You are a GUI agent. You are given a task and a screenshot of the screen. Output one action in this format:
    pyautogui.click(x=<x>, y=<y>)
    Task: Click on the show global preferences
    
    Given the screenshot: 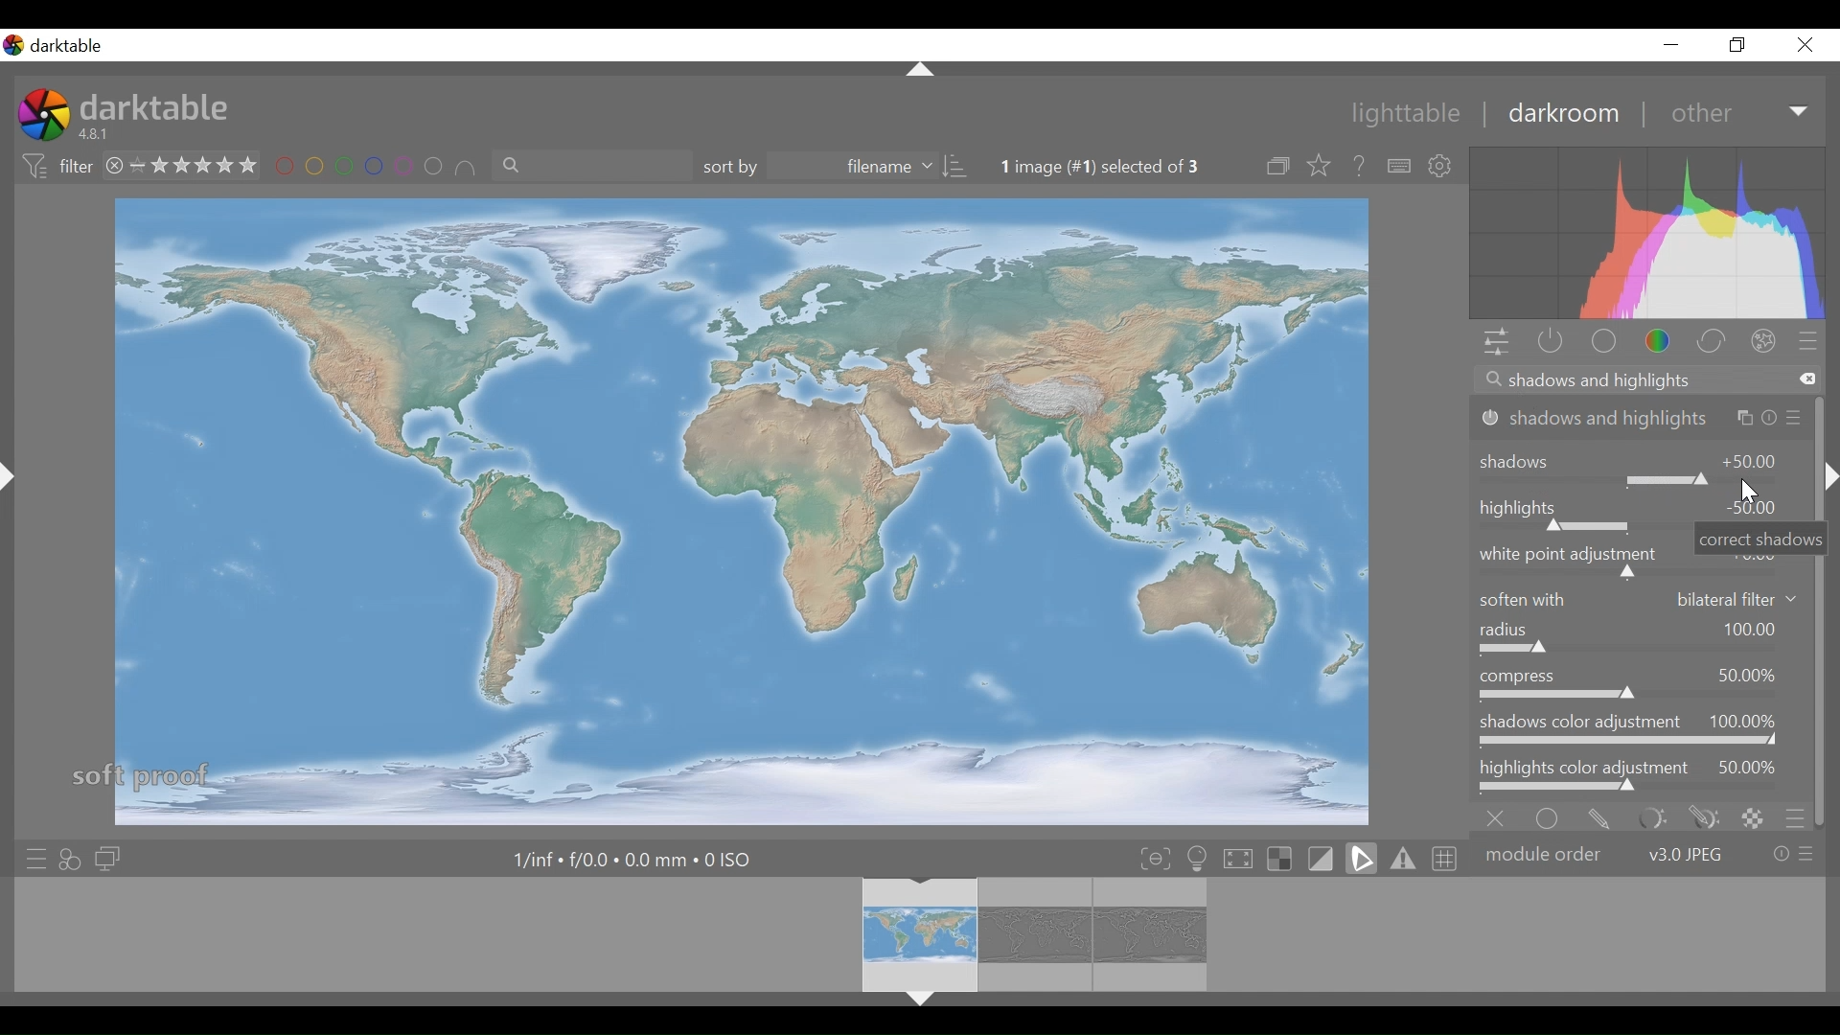 What is the action you would take?
    pyautogui.click(x=1445, y=166)
    